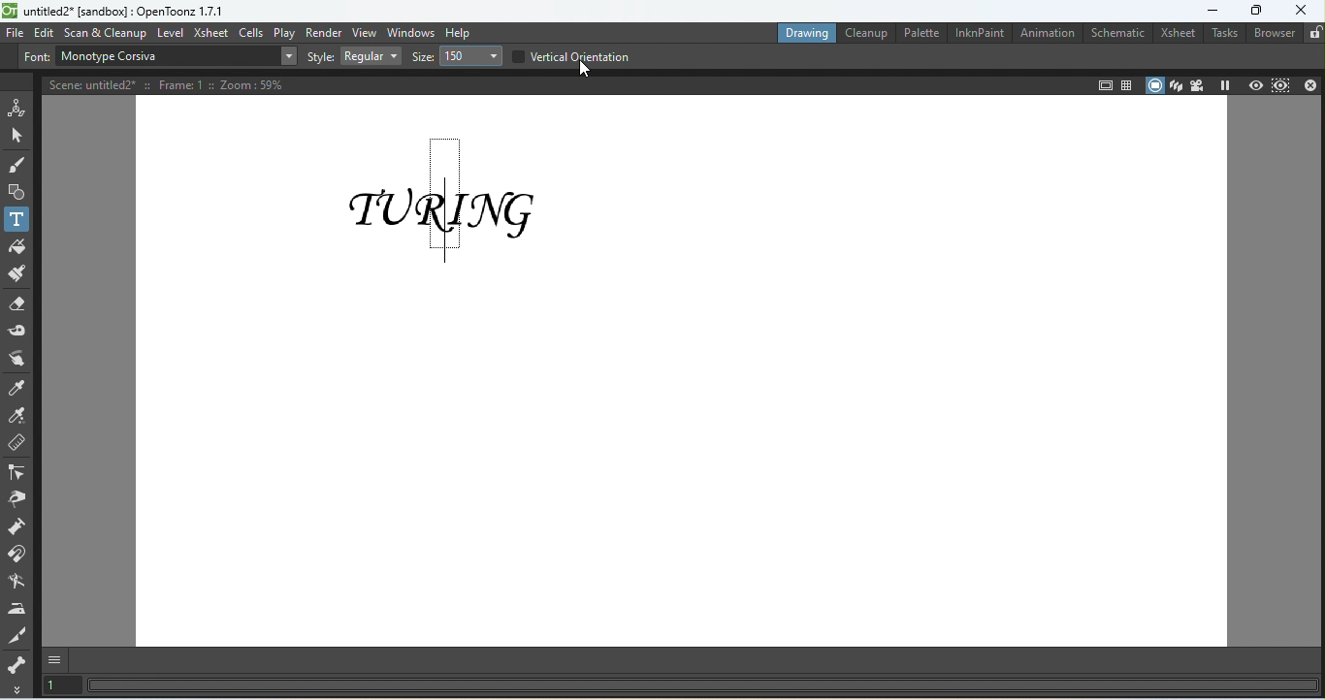 This screenshot has height=700, width=1325. What do you see at coordinates (210, 33) in the screenshot?
I see `Xsheet` at bounding box center [210, 33].